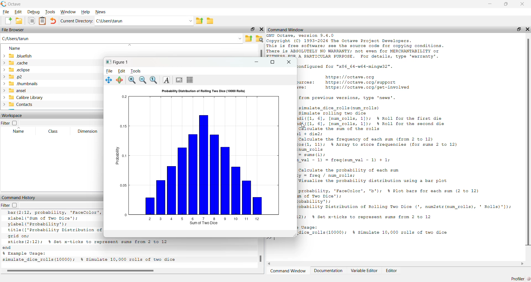 This screenshot has height=282, width=531. What do you see at coordinates (75, 22) in the screenshot?
I see `Current Directory` at bounding box center [75, 22].